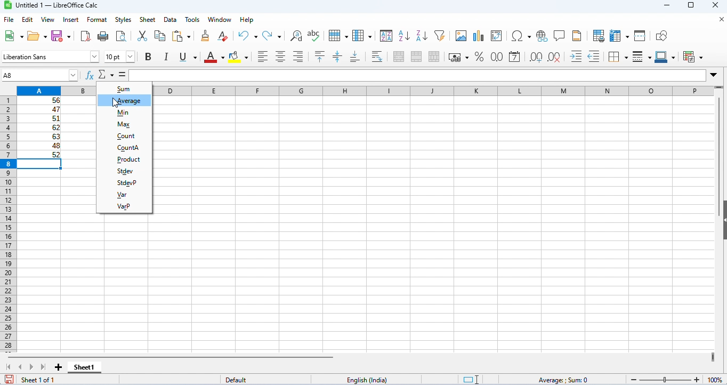 The width and height of the screenshot is (727, 385). Describe the element at coordinates (719, 143) in the screenshot. I see `vertical scroll bar` at that location.